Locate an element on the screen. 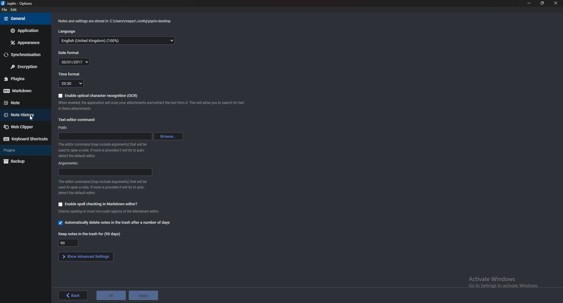 The width and height of the screenshot is (563, 303). Note is located at coordinates (22, 102).